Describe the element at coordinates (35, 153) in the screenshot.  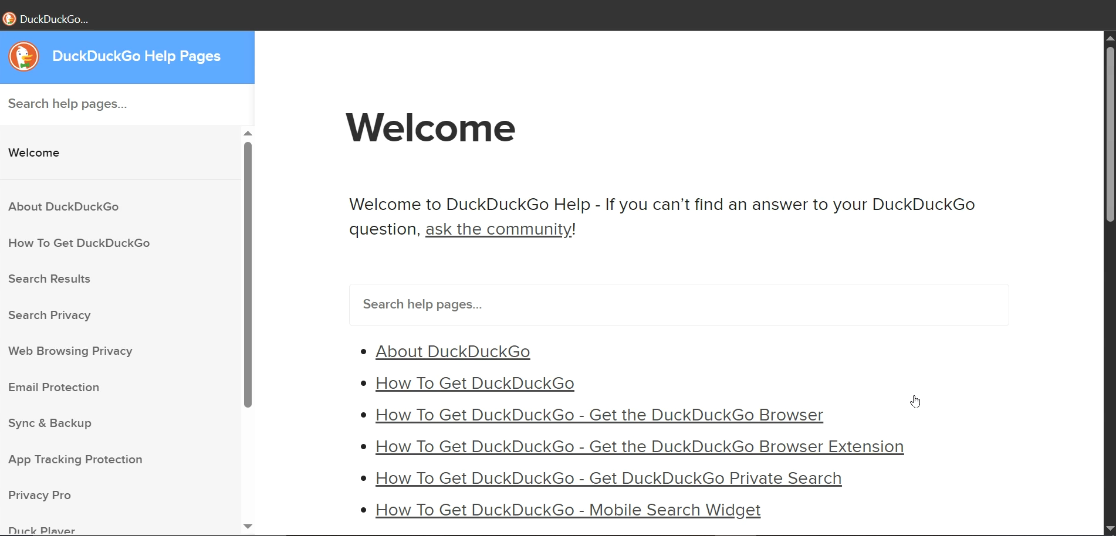
I see `Welcome` at that location.